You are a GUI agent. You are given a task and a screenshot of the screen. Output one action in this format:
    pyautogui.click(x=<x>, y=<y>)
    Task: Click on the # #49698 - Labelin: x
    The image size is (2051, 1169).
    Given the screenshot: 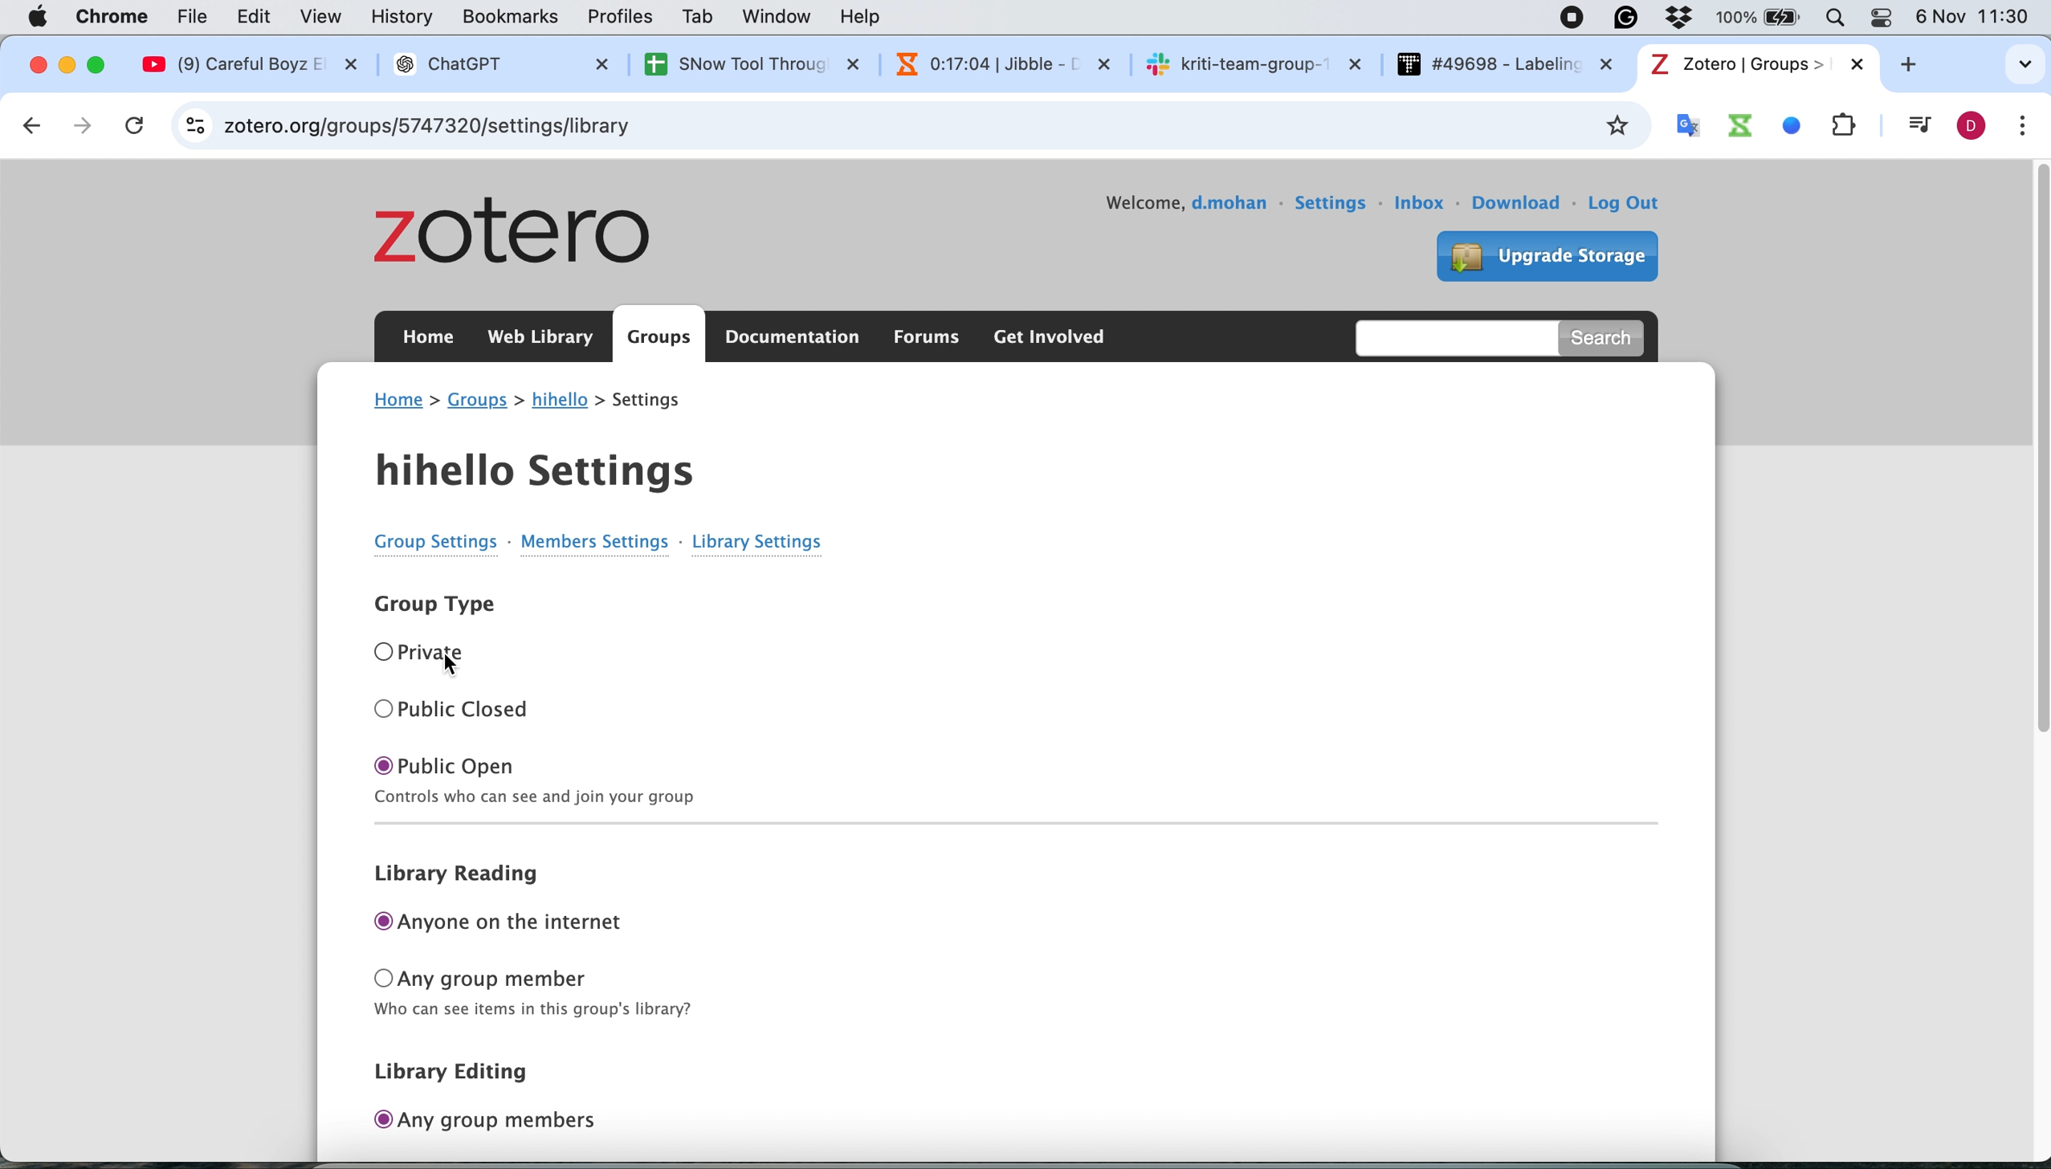 What is the action you would take?
    pyautogui.click(x=1506, y=64)
    